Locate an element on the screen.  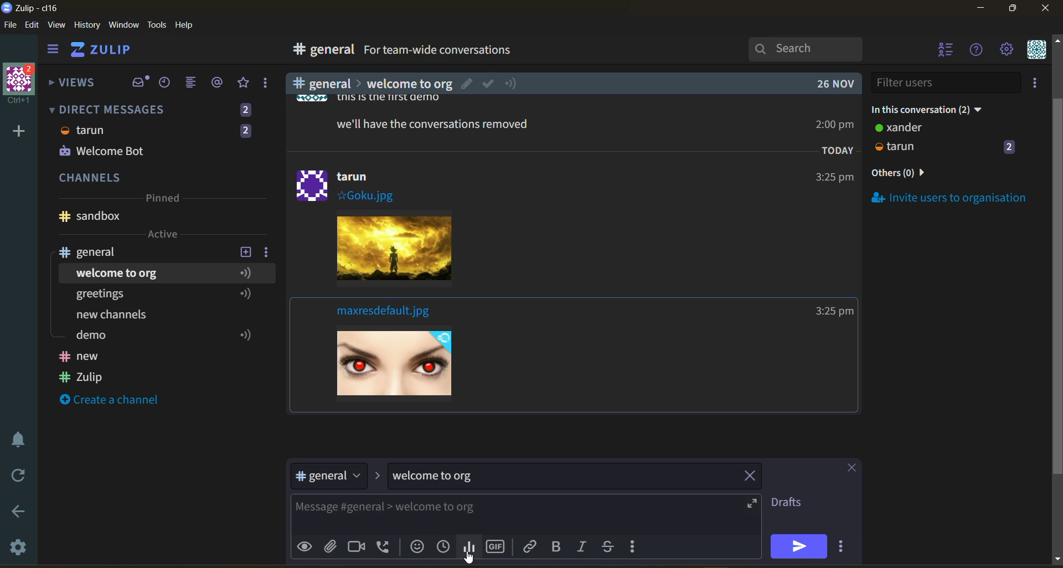
 is located at coordinates (412, 368).